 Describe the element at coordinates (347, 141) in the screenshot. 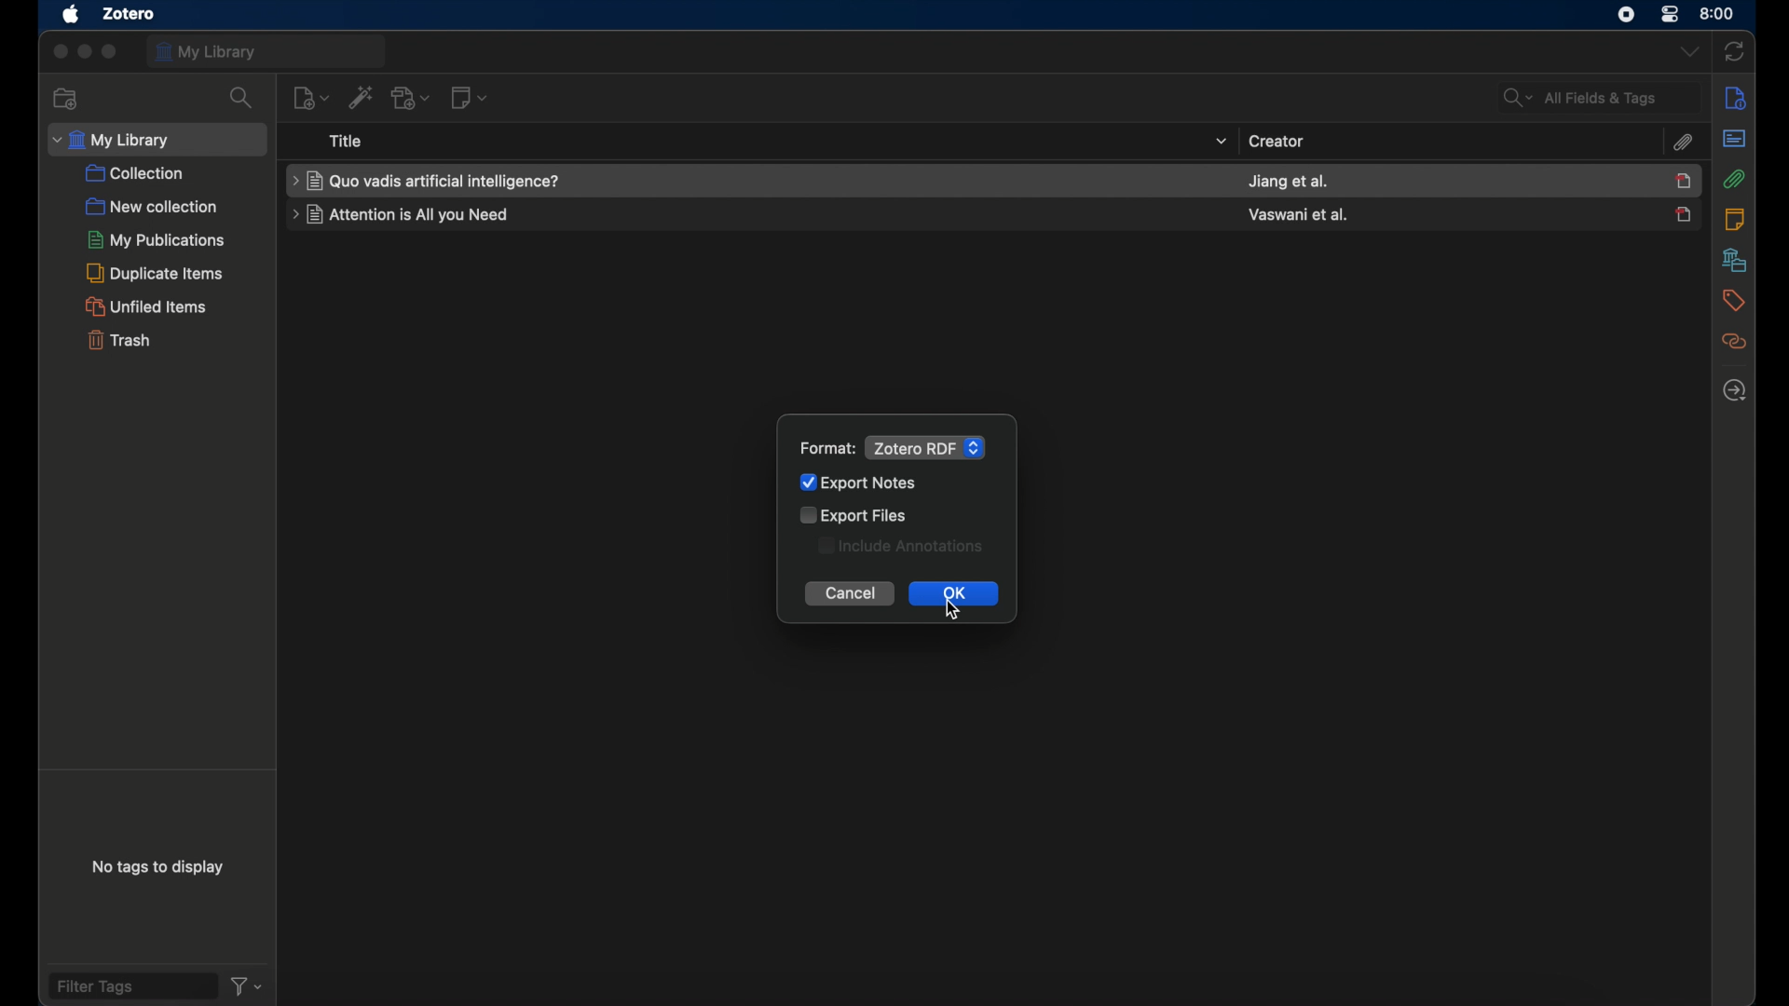

I see `title` at that location.